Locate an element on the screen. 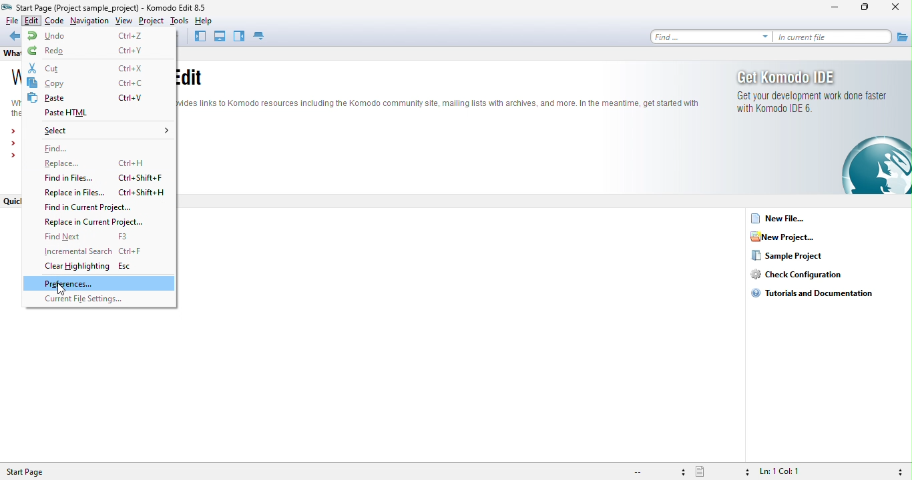 This screenshot has width=912, height=480. minimize is located at coordinates (838, 8).